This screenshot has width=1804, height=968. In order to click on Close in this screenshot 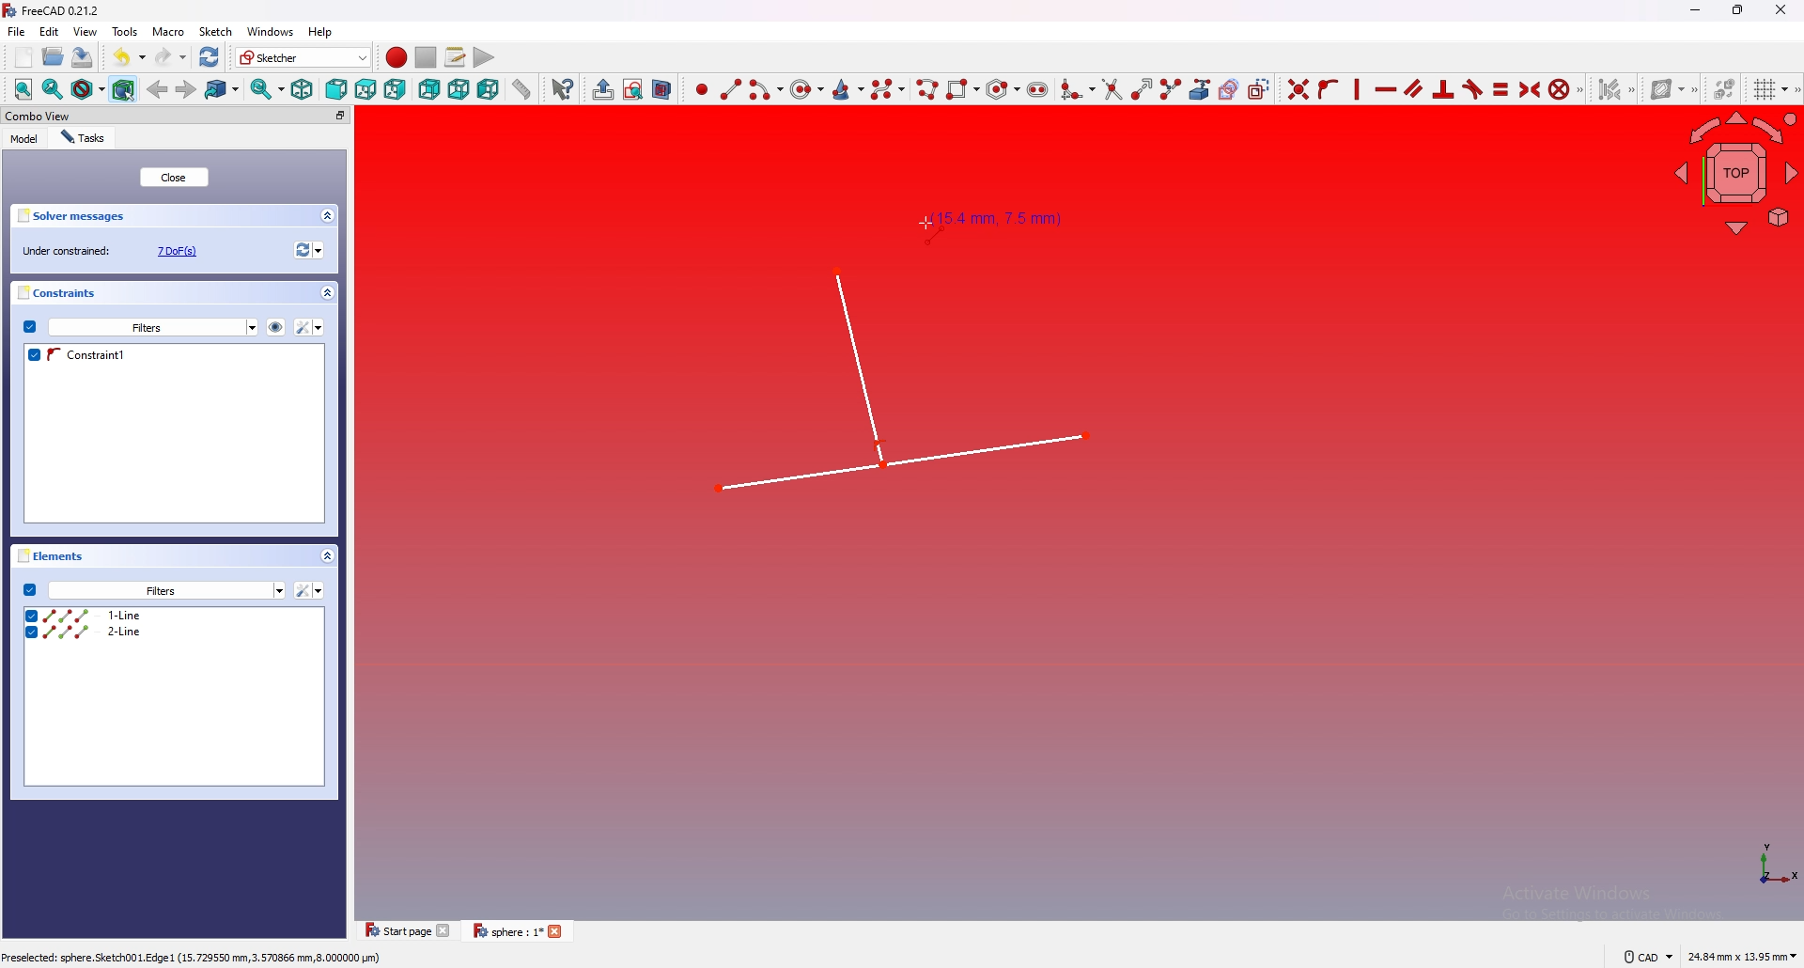, I will do `click(1781, 9)`.